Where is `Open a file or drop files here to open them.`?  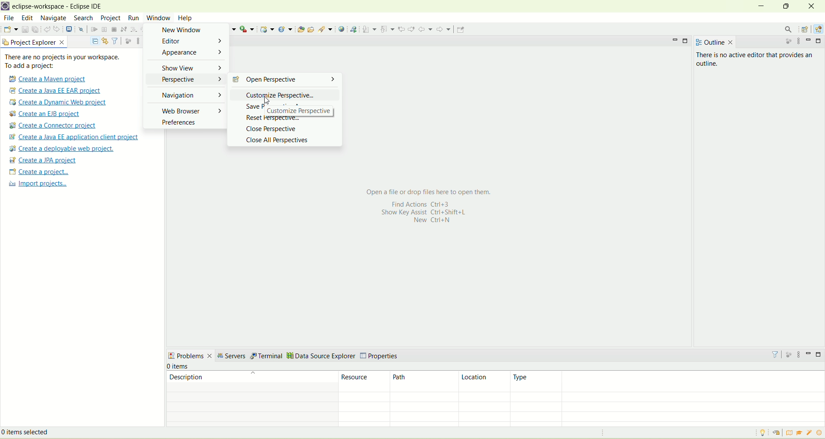
Open a file or drop files here to open them. is located at coordinates (432, 191).